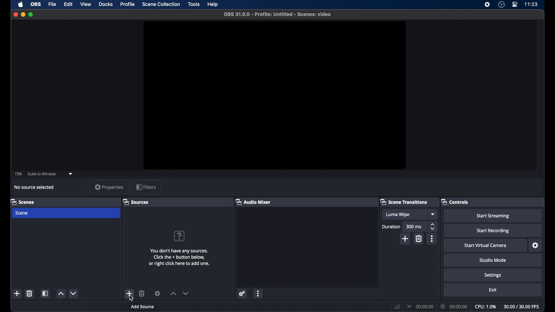 This screenshot has width=555, height=312. What do you see at coordinates (128, 4) in the screenshot?
I see `profile` at bounding box center [128, 4].